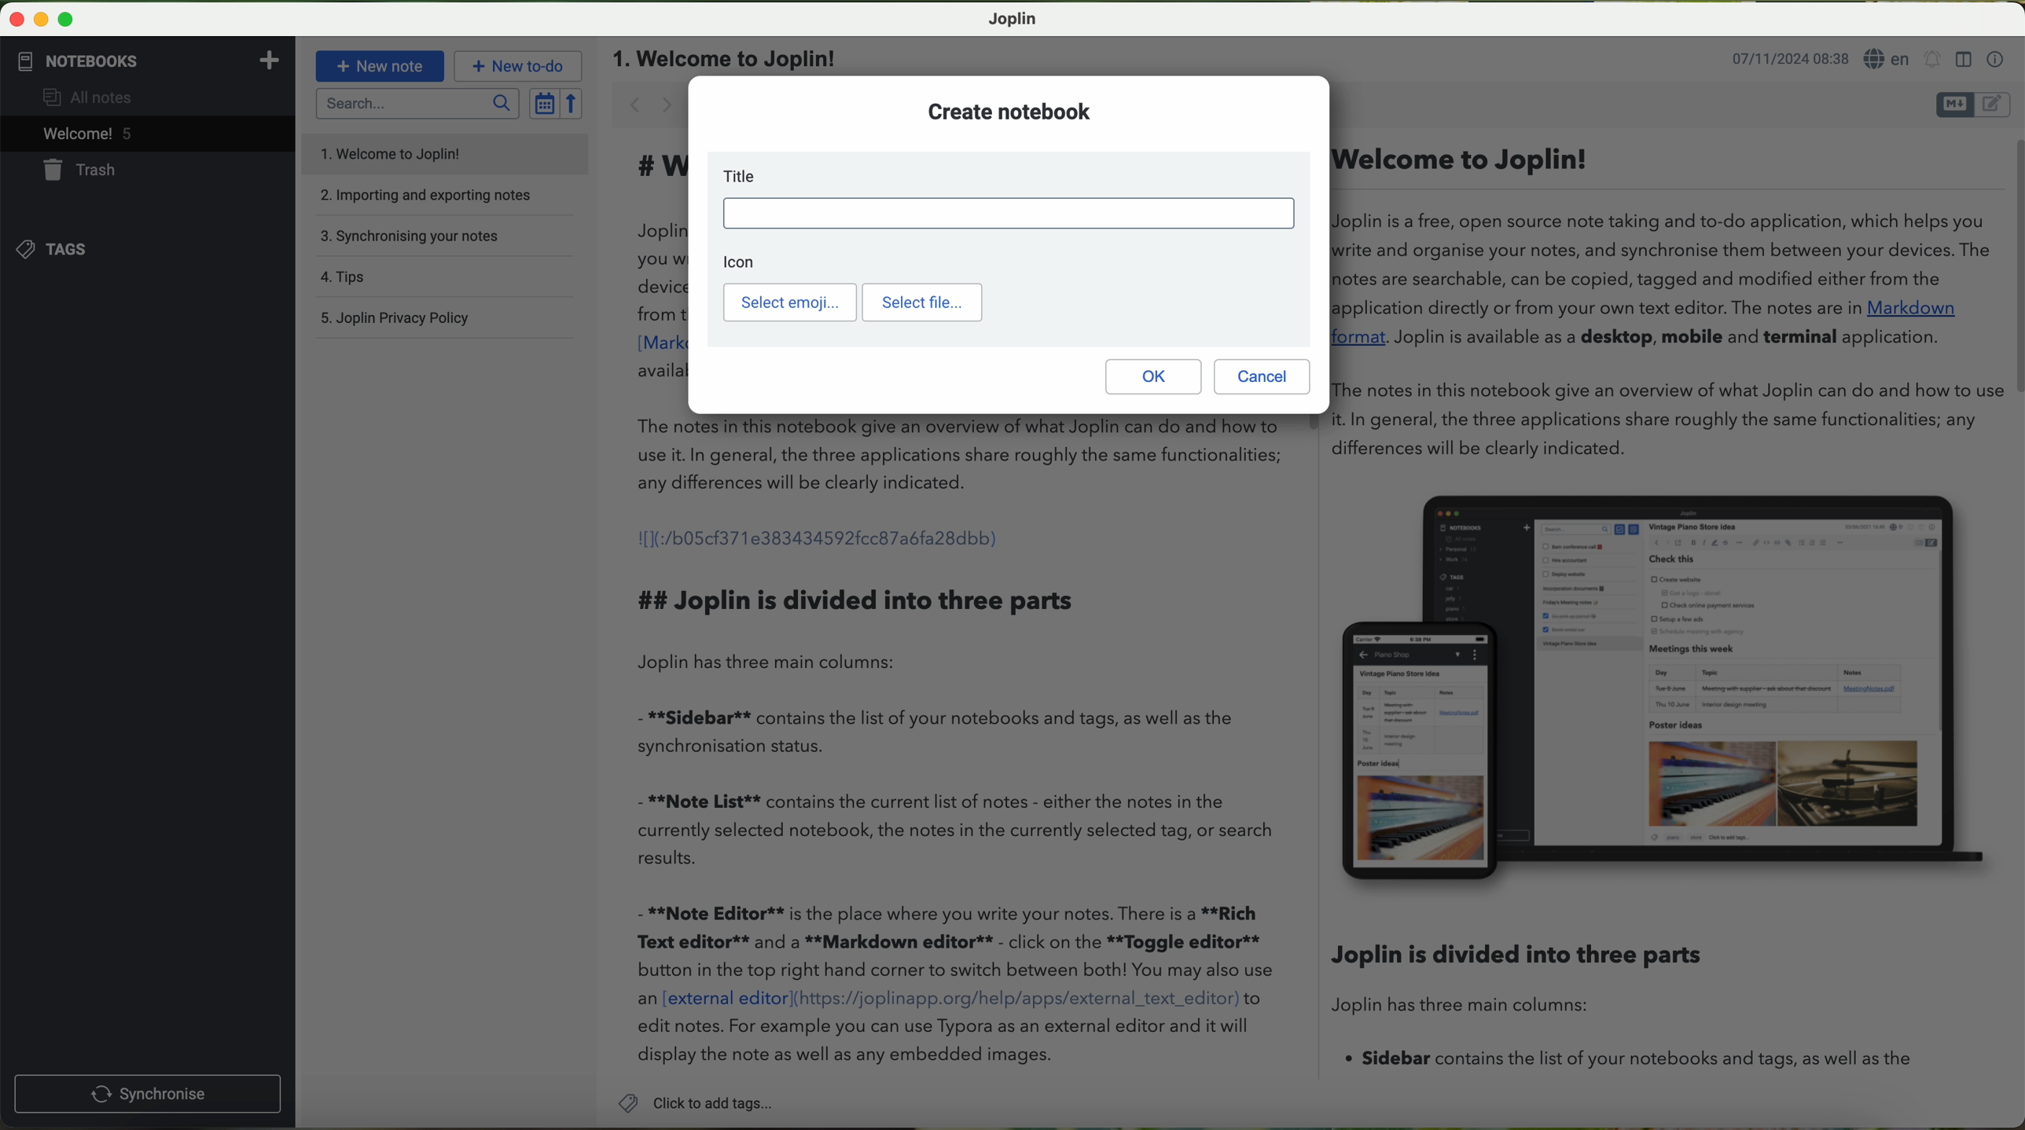  Describe the element at coordinates (66, 20) in the screenshot. I see `maximize` at that location.